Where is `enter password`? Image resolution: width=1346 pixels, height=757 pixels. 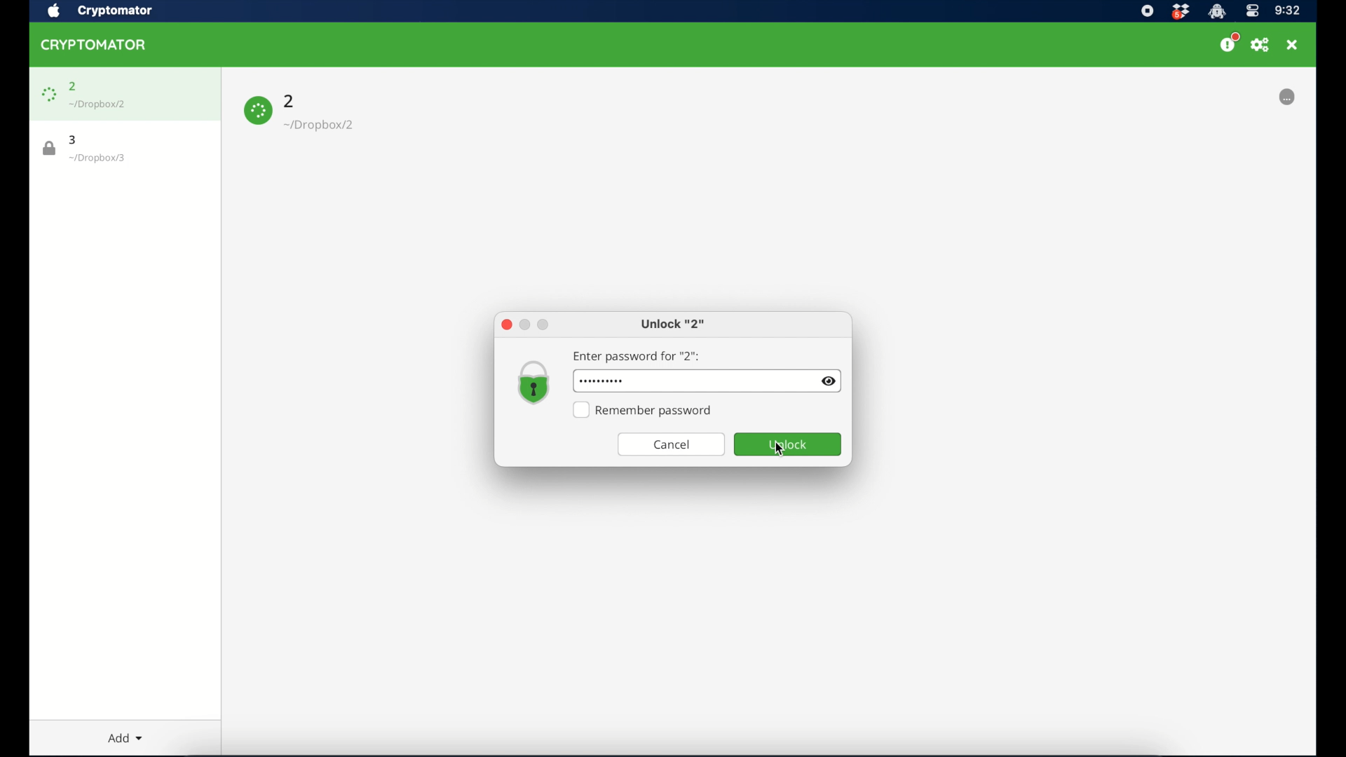 enter password is located at coordinates (636, 357).